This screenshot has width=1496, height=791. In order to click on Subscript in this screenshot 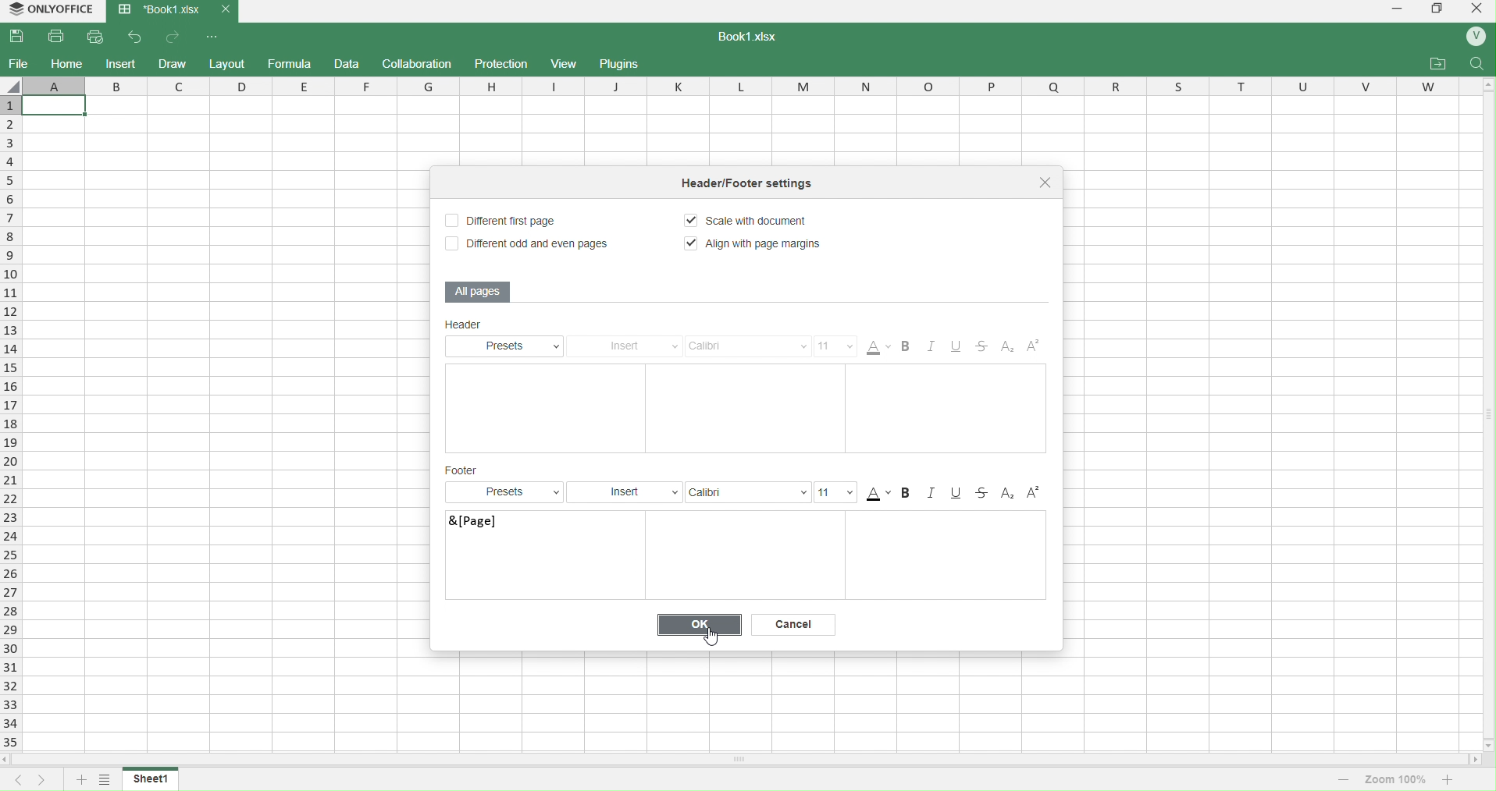, I will do `click(1006, 348)`.